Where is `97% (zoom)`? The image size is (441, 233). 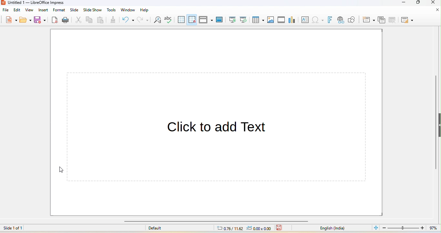
97% (zoom) is located at coordinates (410, 228).